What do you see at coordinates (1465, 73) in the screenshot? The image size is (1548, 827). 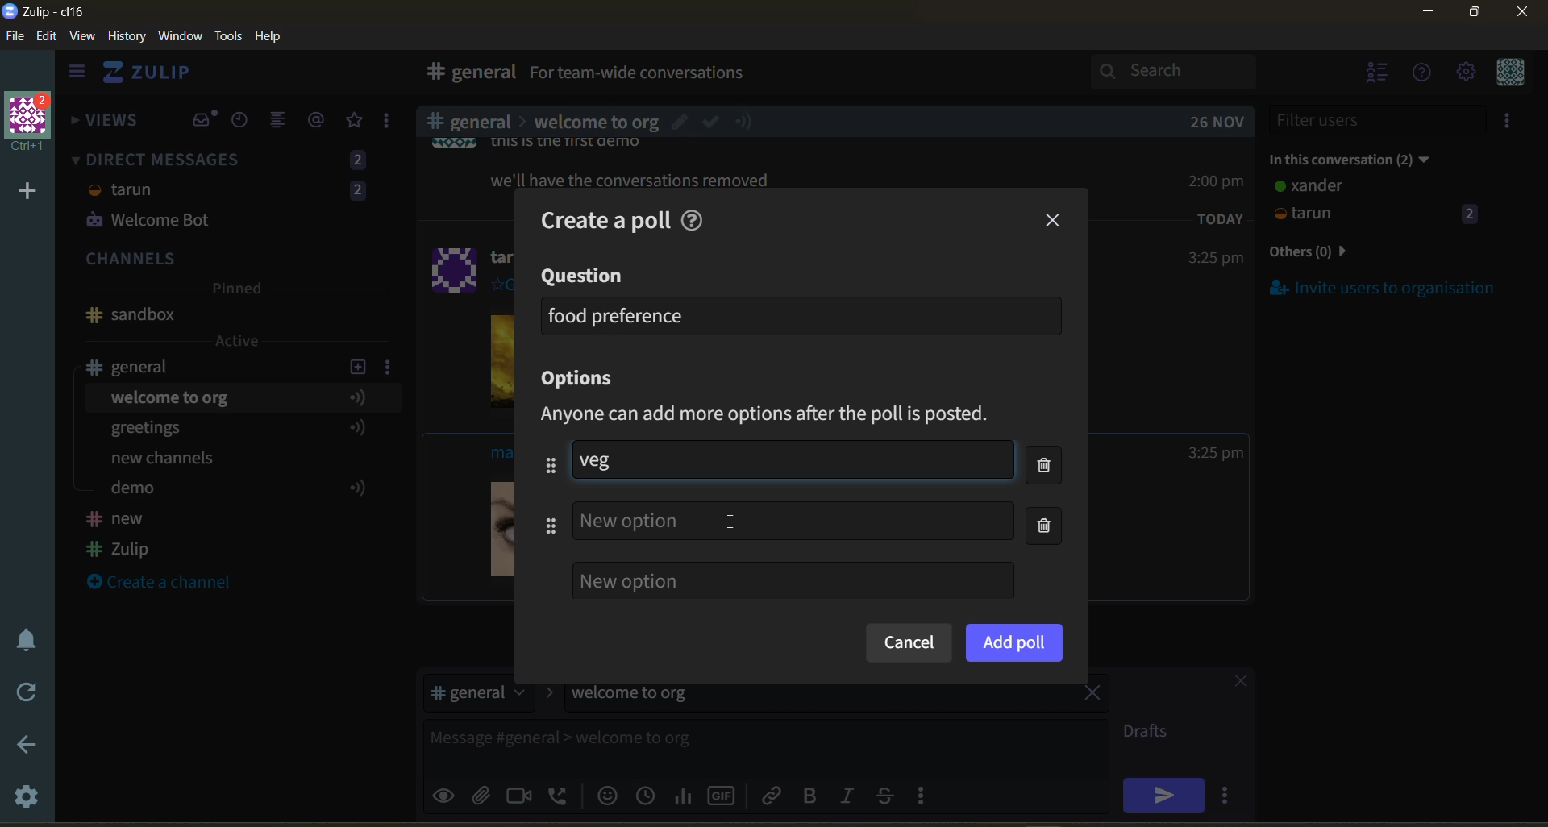 I see `settings menu` at bounding box center [1465, 73].